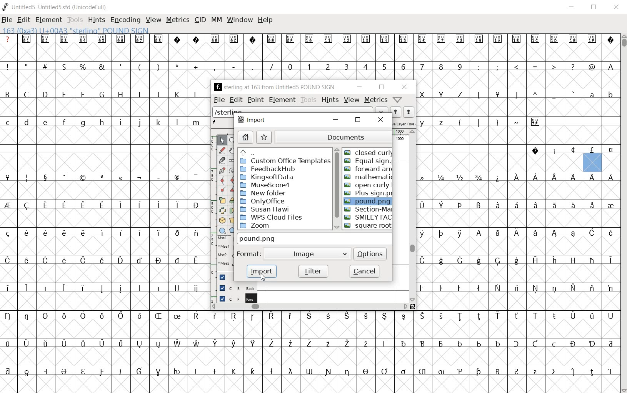  Describe the element at coordinates (422, 316) in the screenshot. I see `` at that location.